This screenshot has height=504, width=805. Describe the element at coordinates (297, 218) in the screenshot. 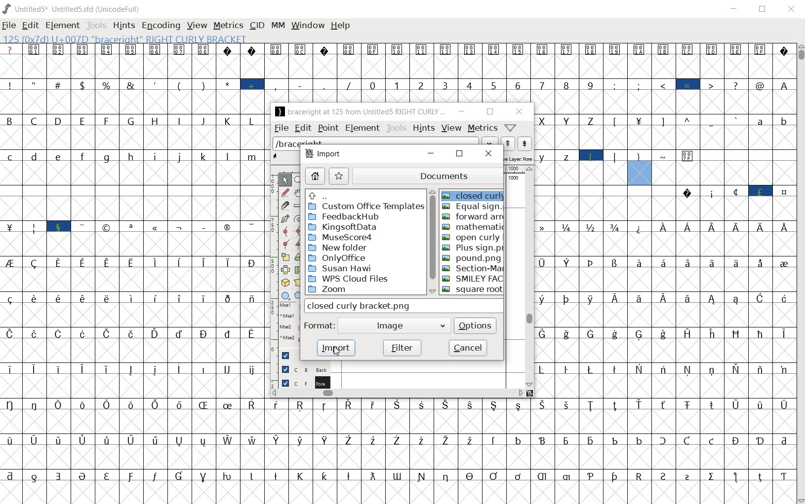

I see `change whether spiro is active or not` at that location.